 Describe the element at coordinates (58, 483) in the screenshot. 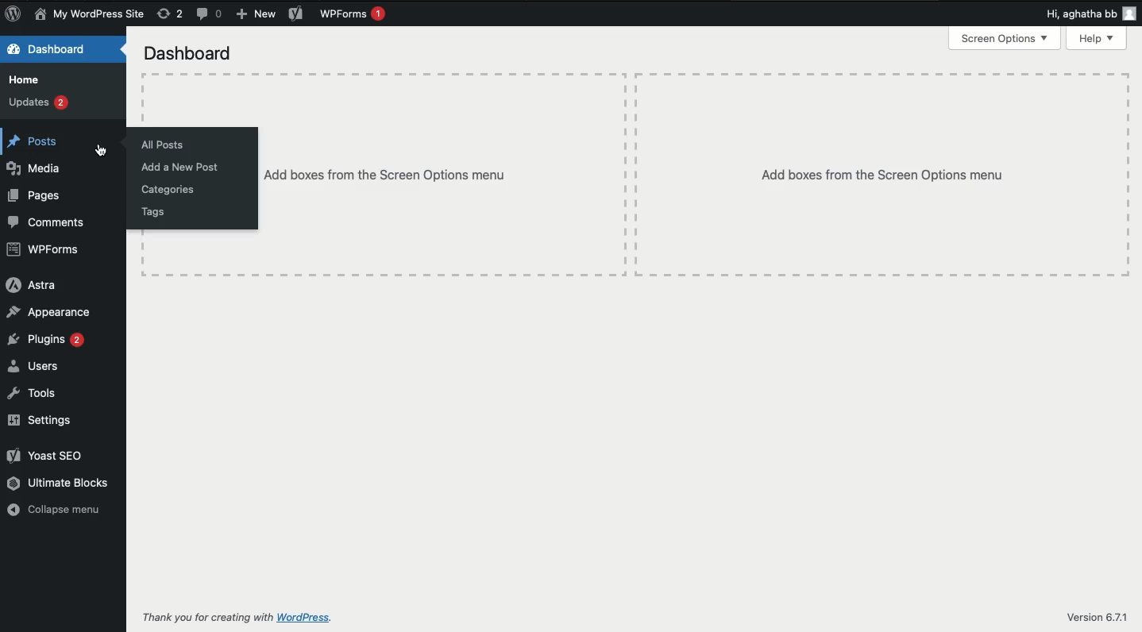

I see `Ultimate blocks` at that location.